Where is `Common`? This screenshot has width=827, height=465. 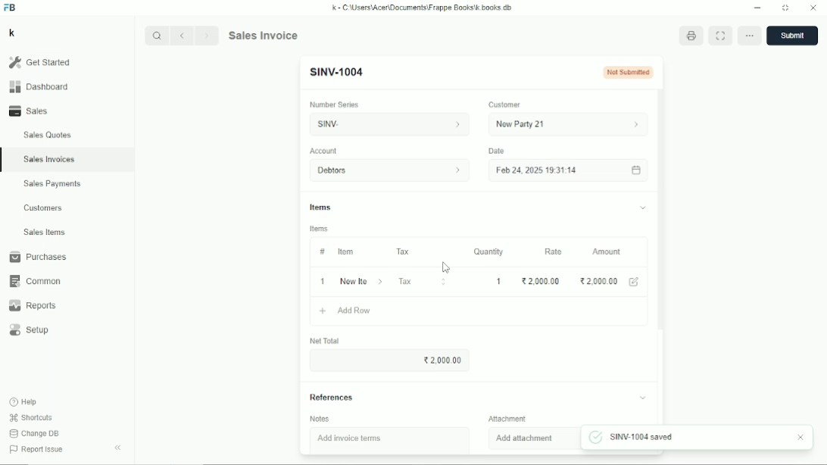
Common is located at coordinates (33, 281).